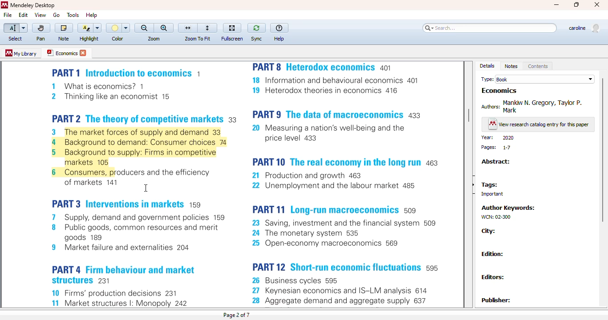 This screenshot has height=320, width=608. Describe the element at coordinates (64, 39) in the screenshot. I see `note` at that location.